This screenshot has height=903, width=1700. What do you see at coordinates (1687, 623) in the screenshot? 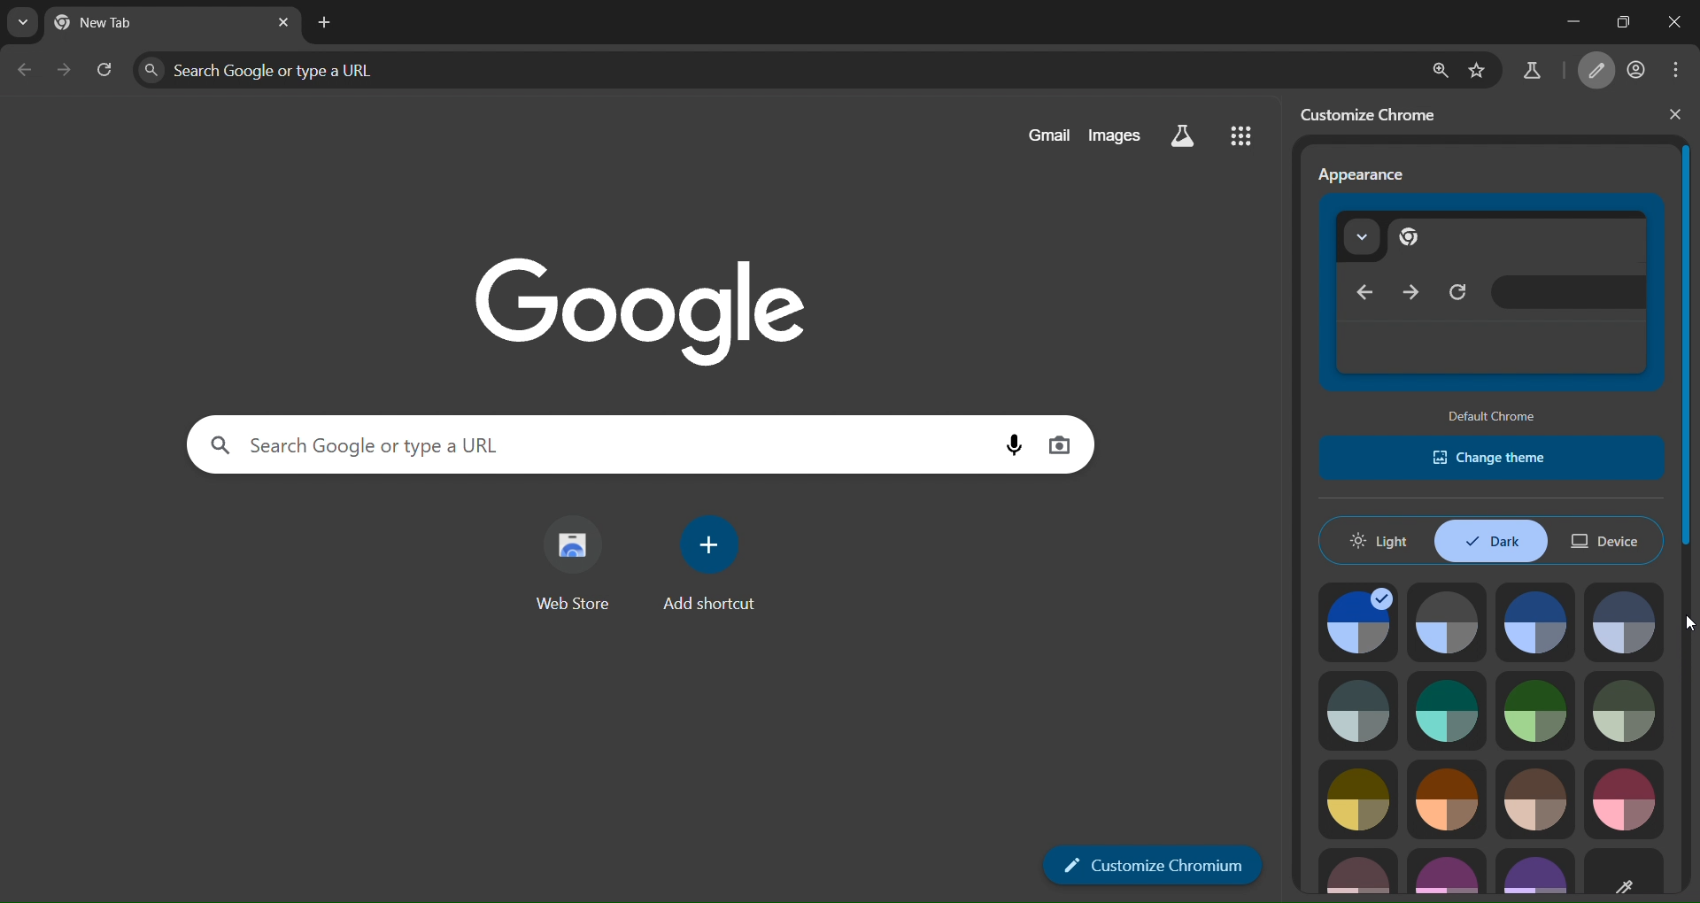
I see `Cursor` at bounding box center [1687, 623].